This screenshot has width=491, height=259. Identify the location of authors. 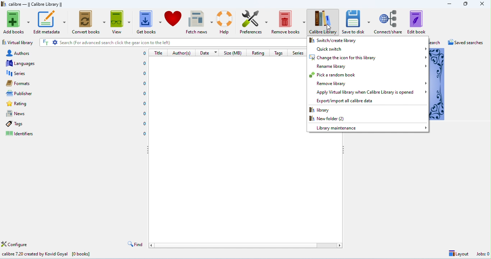
(75, 53).